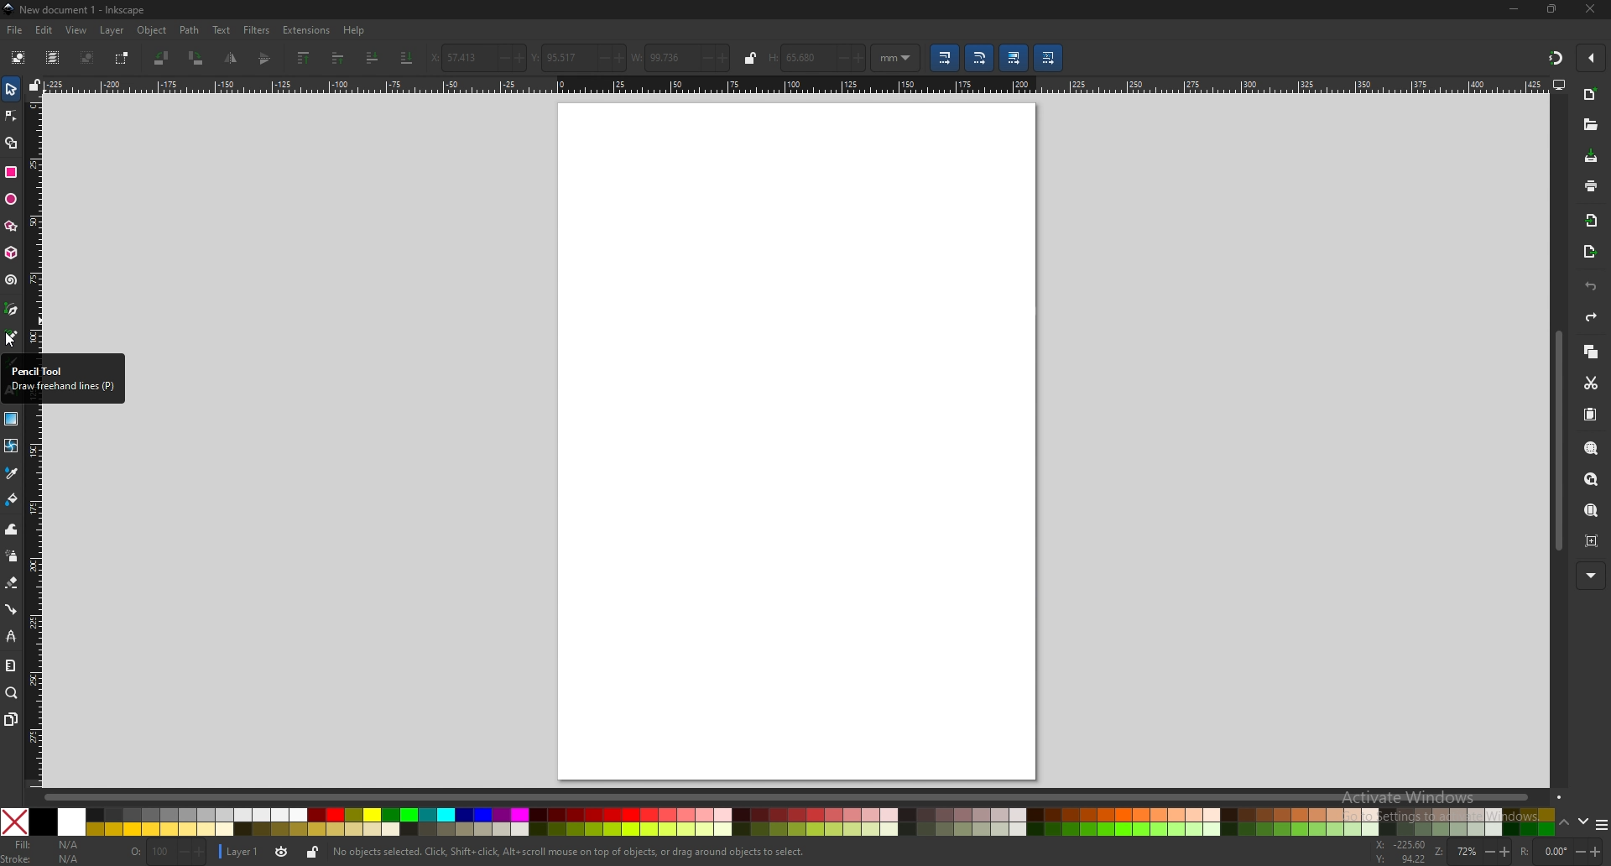  I want to click on path, so click(190, 30).